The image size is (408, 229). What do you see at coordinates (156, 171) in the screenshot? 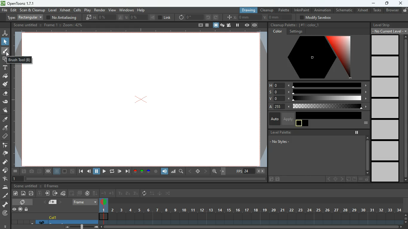
I see `color` at bounding box center [156, 171].